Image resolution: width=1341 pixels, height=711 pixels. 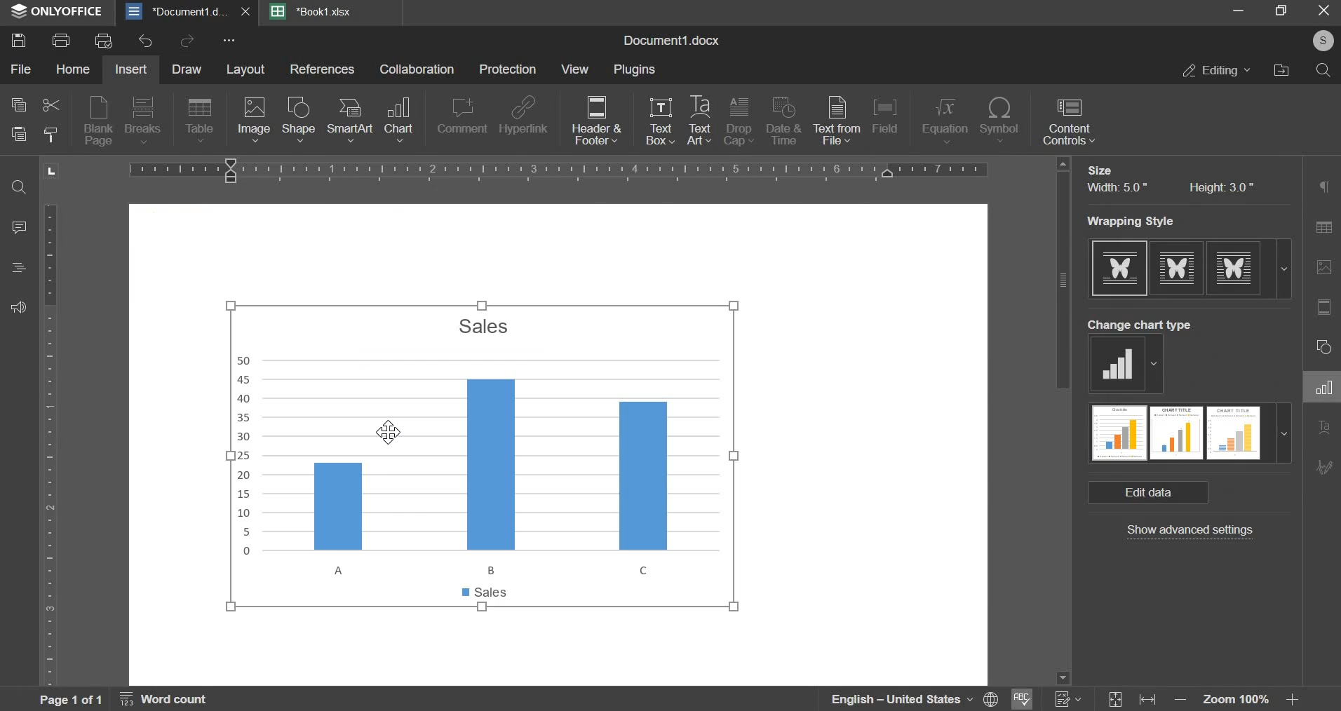 I want to click on references, so click(x=323, y=69).